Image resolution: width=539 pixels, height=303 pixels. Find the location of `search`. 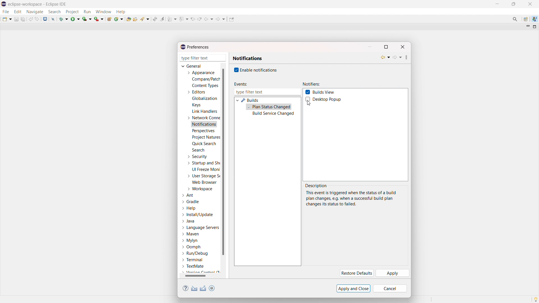

search is located at coordinates (145, 19).